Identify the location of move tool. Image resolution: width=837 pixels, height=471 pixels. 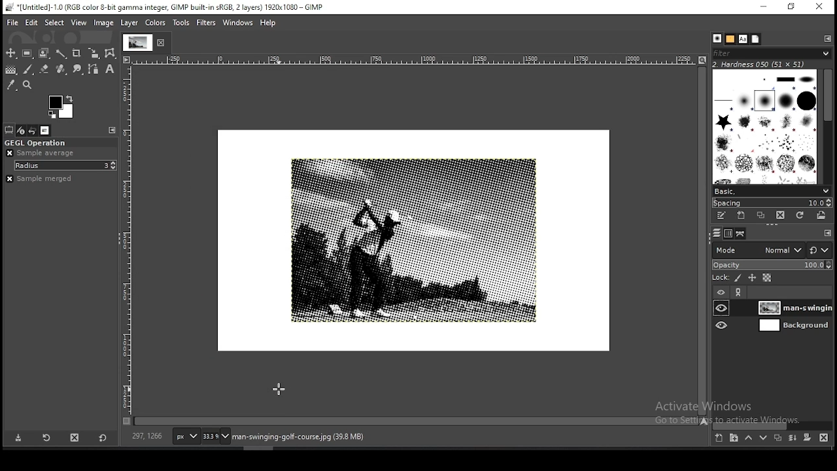
(10, 53).